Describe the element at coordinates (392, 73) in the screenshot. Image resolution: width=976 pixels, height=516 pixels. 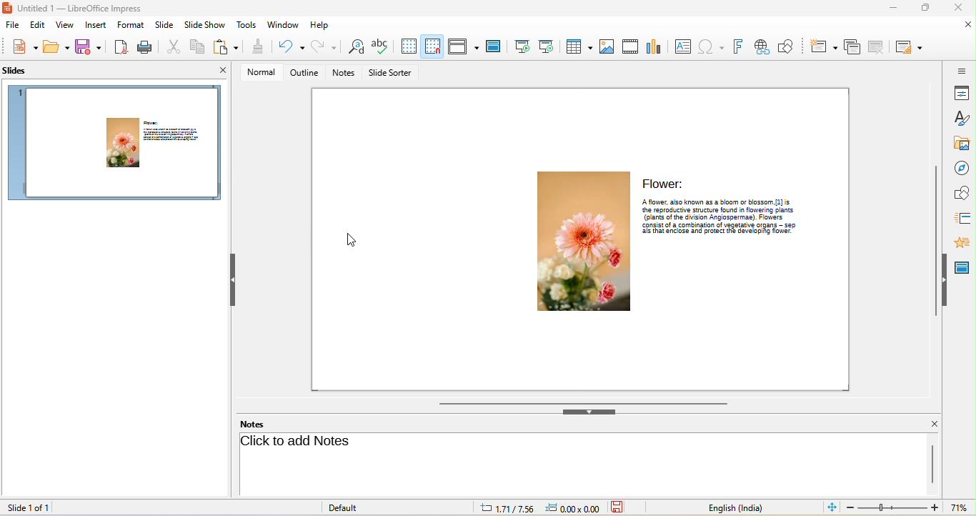
I see `slide sorter` at that location.